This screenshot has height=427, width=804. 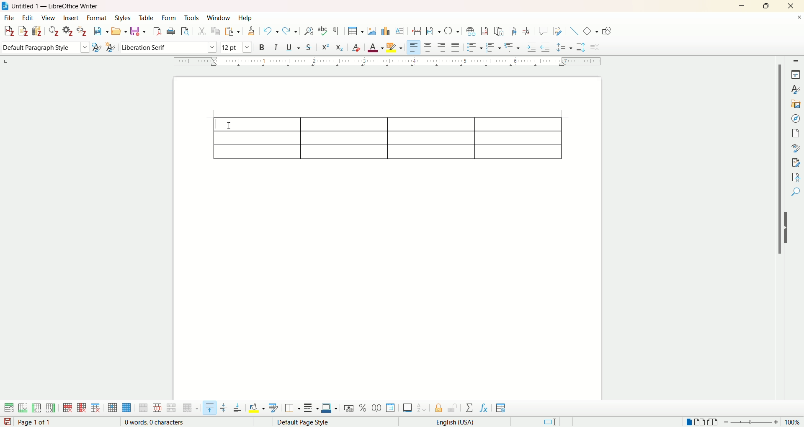 I want to click on gallery, so click(x=795, y=105).